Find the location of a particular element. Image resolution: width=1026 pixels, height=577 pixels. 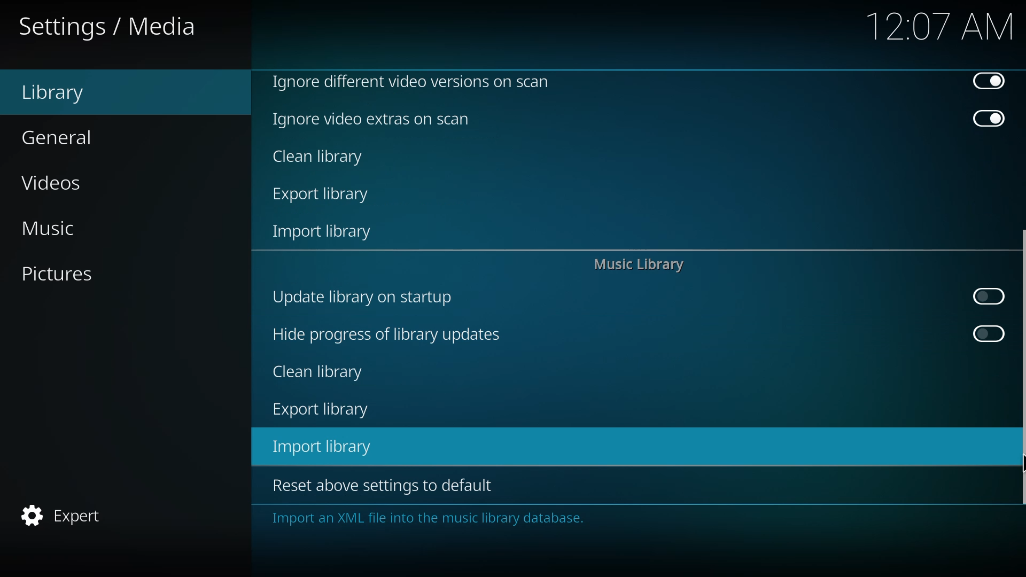

info is located at coordinates (427, 519).